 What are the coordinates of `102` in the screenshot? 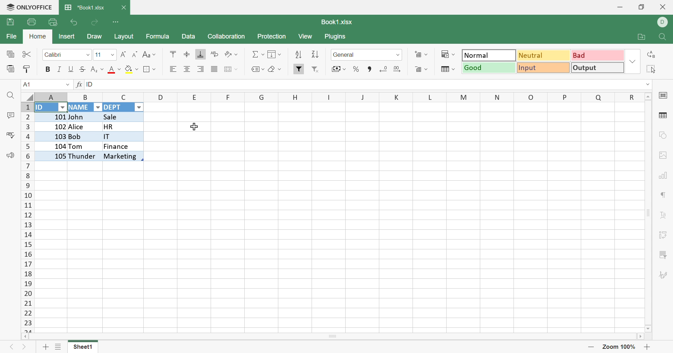 It's located at (54, 126).